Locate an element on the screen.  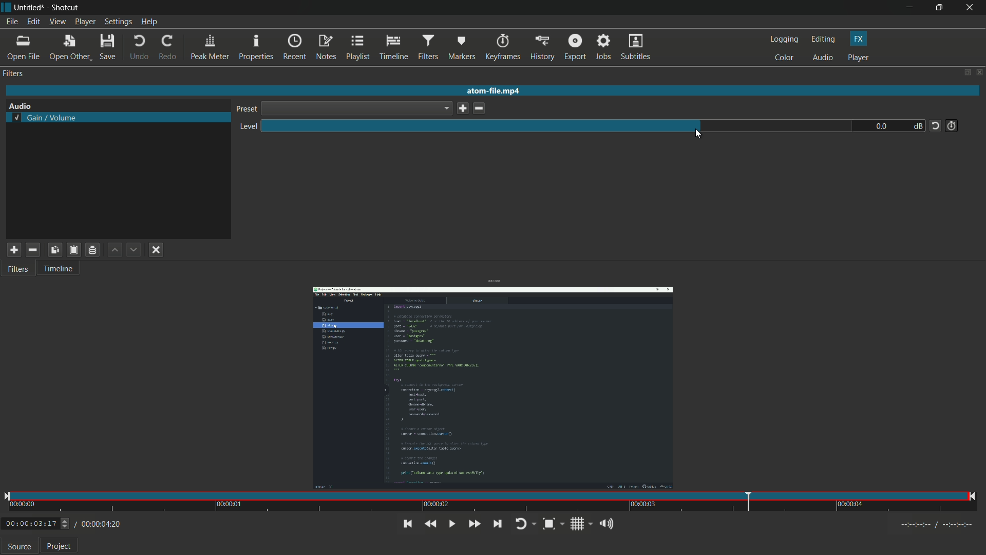
add keyframe for this parameter  is located at coordinates (952, 125).